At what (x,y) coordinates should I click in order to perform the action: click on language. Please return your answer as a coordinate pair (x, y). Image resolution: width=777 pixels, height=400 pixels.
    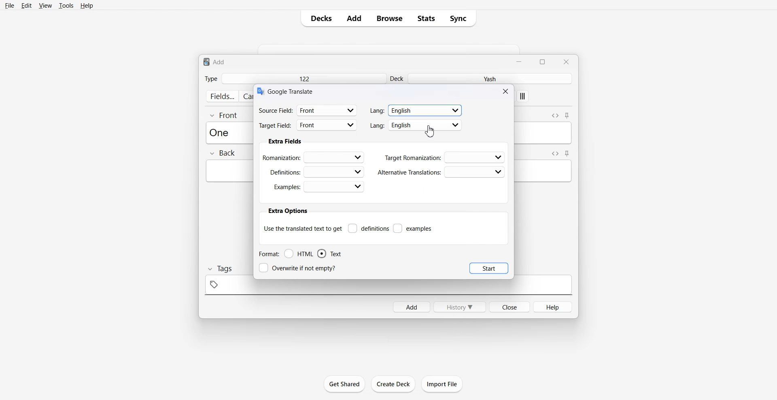
    Looking at the image, I should click on (416, 125).